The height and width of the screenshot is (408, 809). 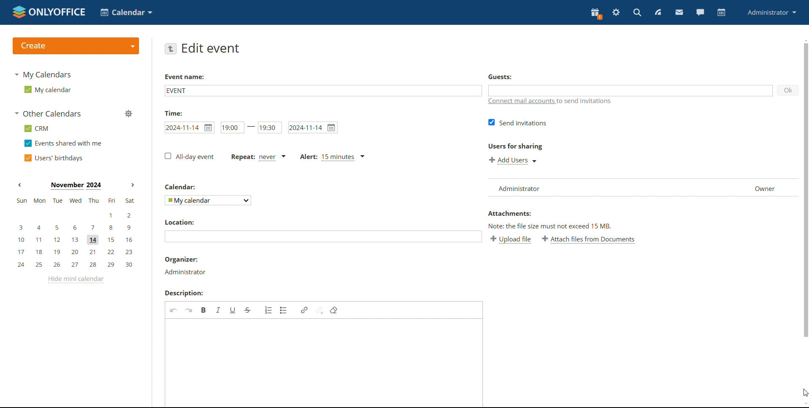 I want to click on connect mail accounts, so click(x=552, y=101).